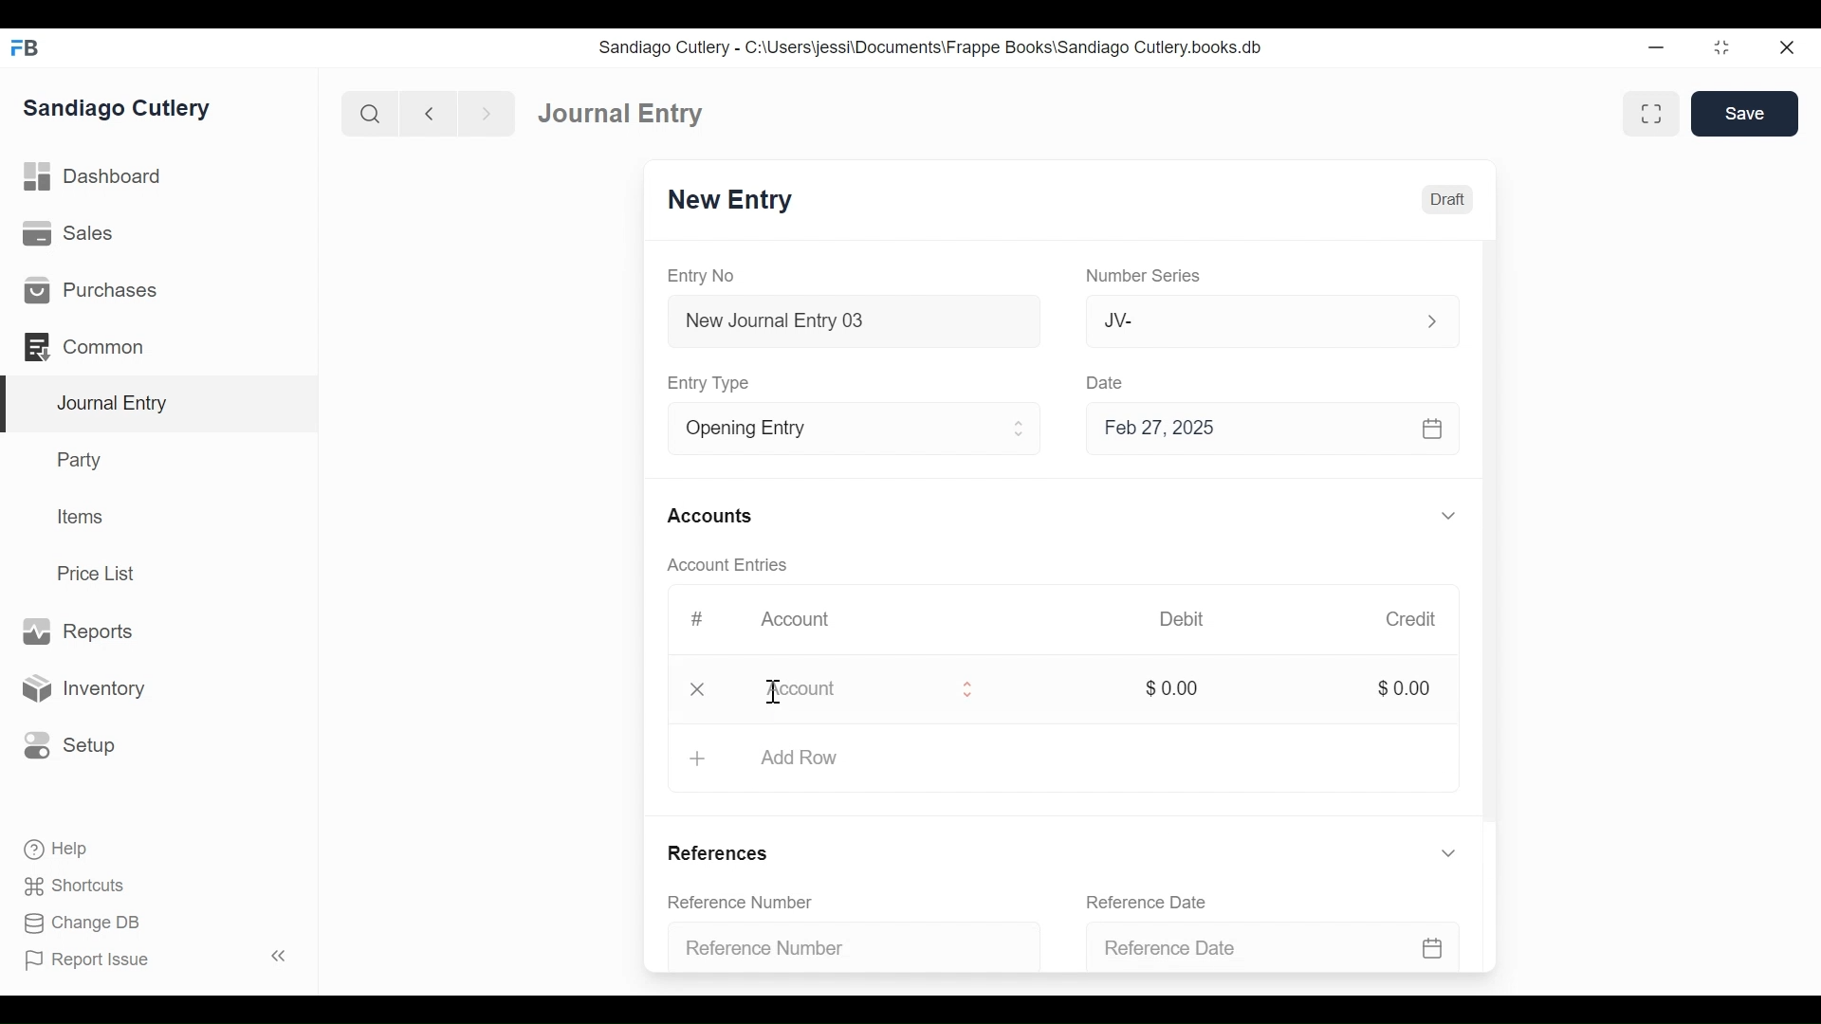 Image resolution: width=1821 pixels, height=1024 pixels. I want to click on Dashboard, so click(94, 177).